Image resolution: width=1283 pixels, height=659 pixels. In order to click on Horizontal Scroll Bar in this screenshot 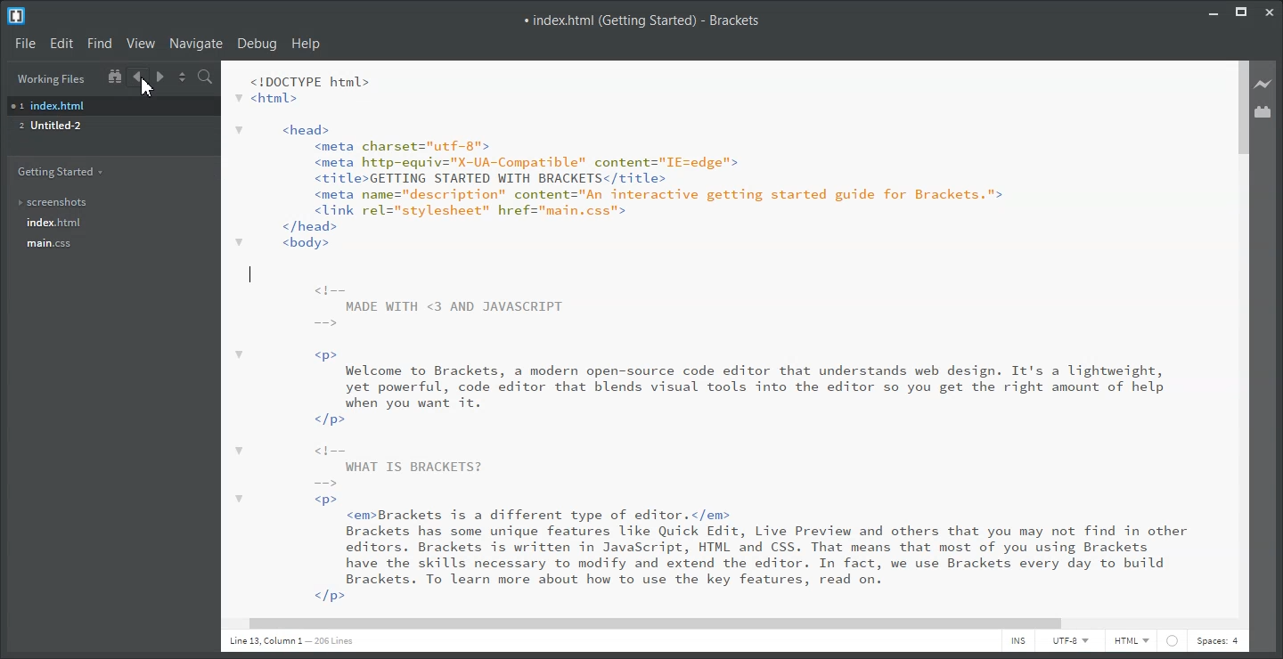, I will do `click(731, 622)`.